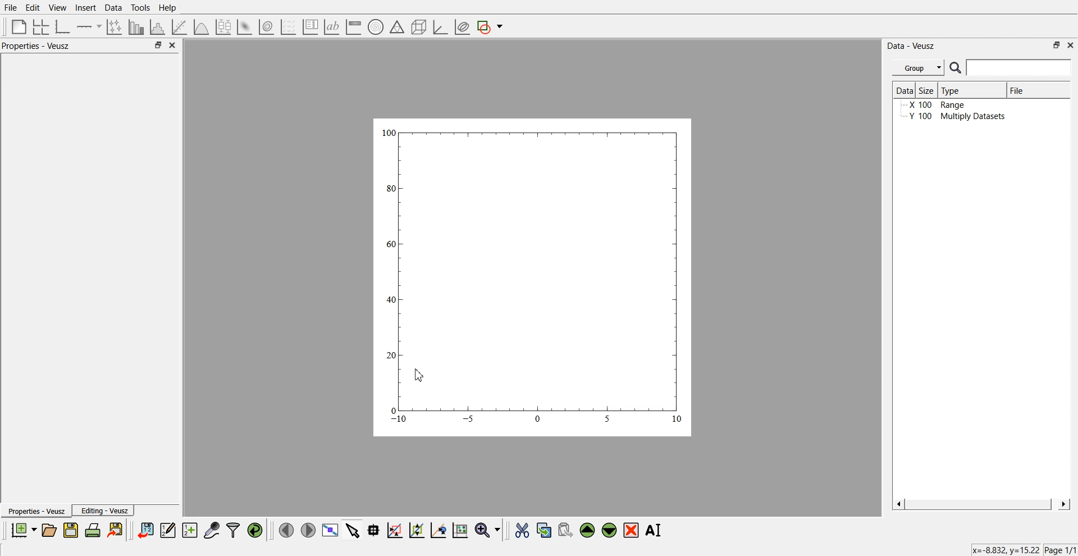  What do you see at coordinates (588, 531) in the screenshot?
I see `move the selected widgets up` at bounding box center [588, 531].